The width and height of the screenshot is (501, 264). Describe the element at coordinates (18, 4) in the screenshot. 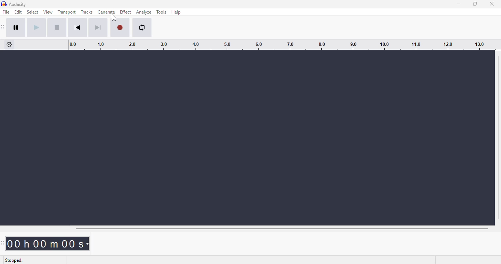

I see `audacity` at that location.